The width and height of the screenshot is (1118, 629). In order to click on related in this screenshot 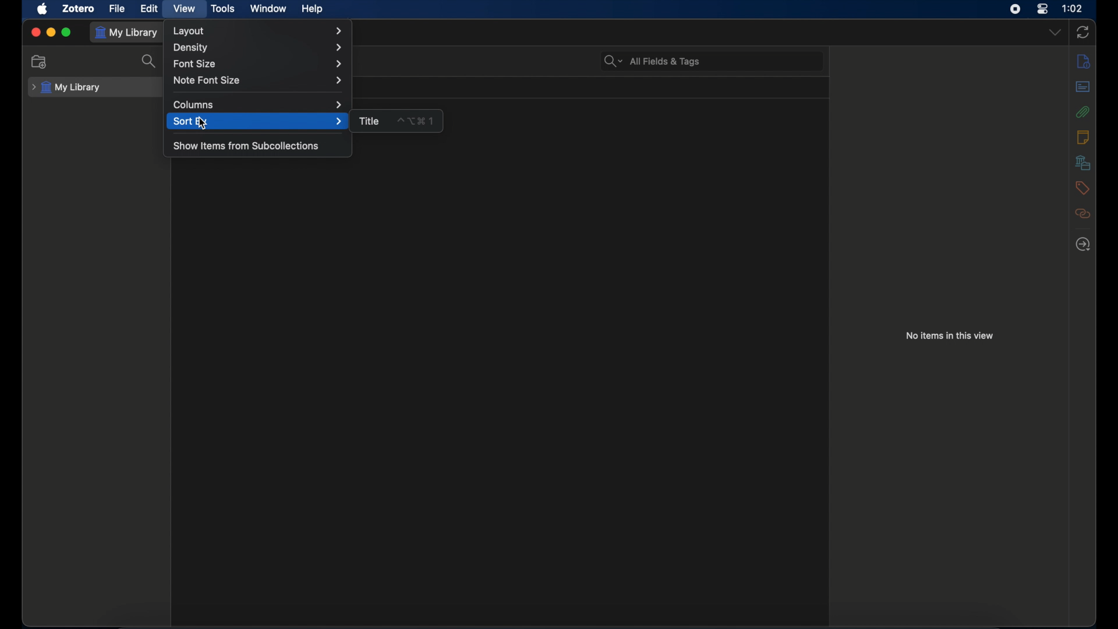, I will do `click(1083, 214)`.